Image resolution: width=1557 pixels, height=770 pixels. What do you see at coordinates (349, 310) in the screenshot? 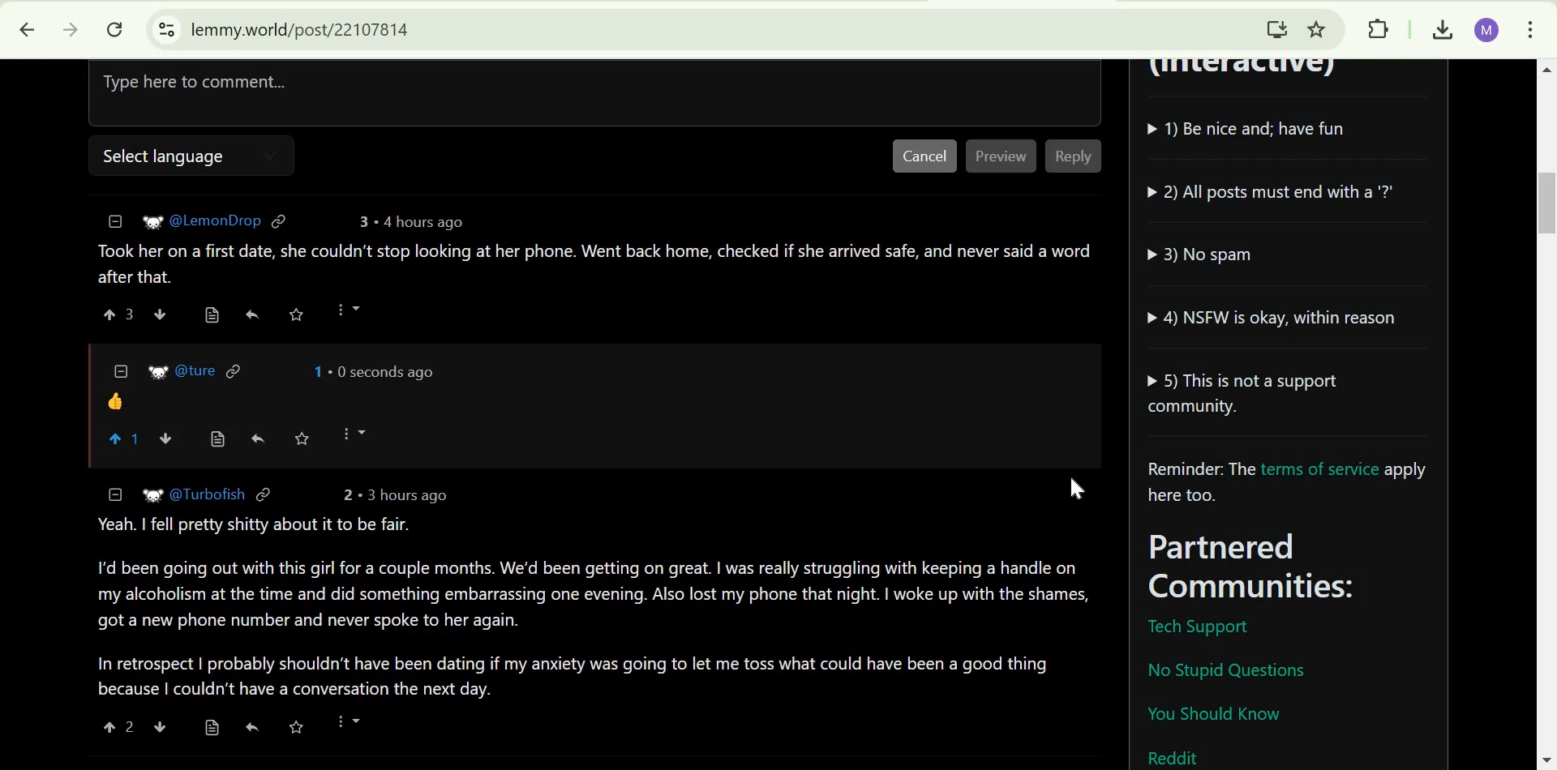
I see `more options` at bounding box center [349, 310].